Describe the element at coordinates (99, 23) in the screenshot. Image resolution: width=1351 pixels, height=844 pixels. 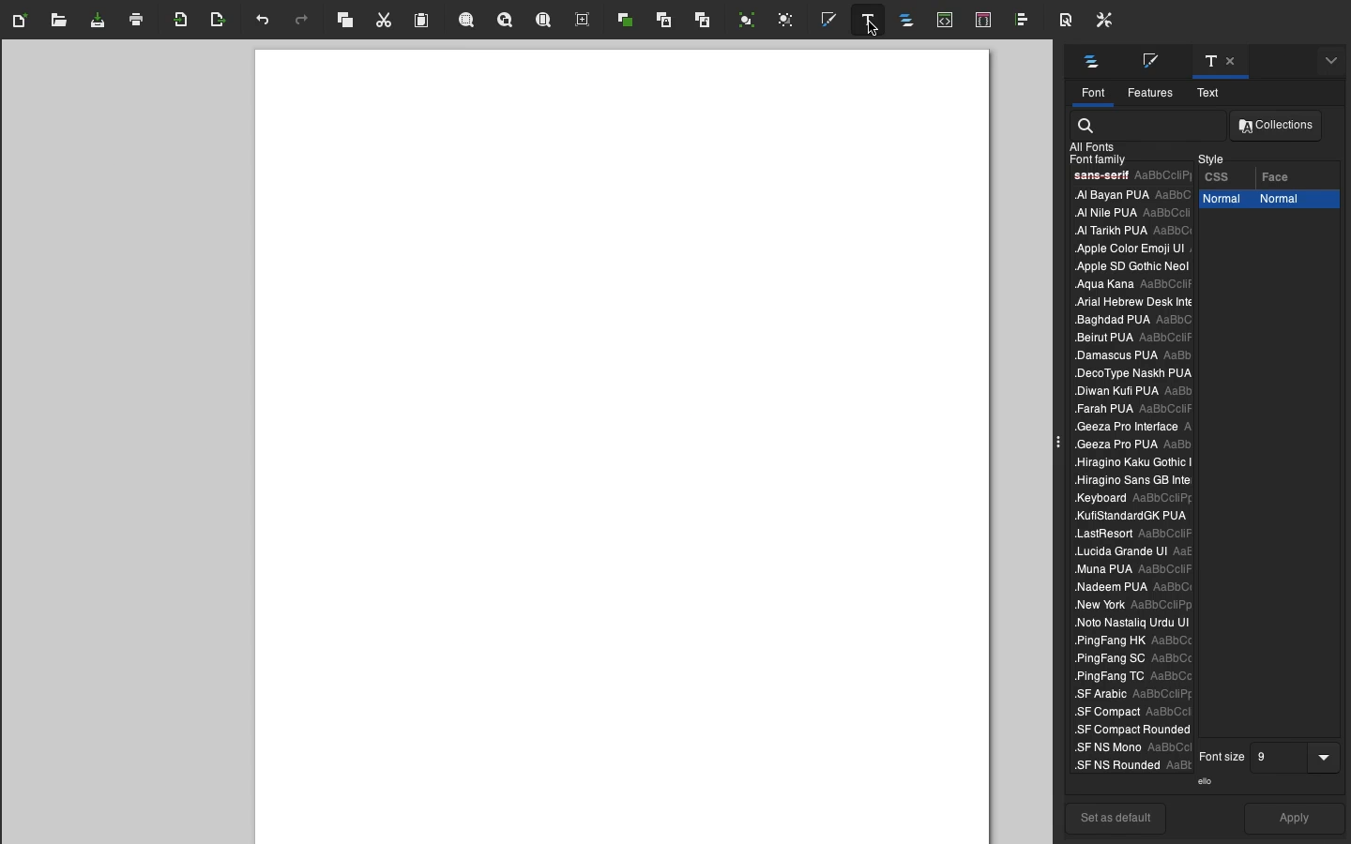
I see `Save` at that location.